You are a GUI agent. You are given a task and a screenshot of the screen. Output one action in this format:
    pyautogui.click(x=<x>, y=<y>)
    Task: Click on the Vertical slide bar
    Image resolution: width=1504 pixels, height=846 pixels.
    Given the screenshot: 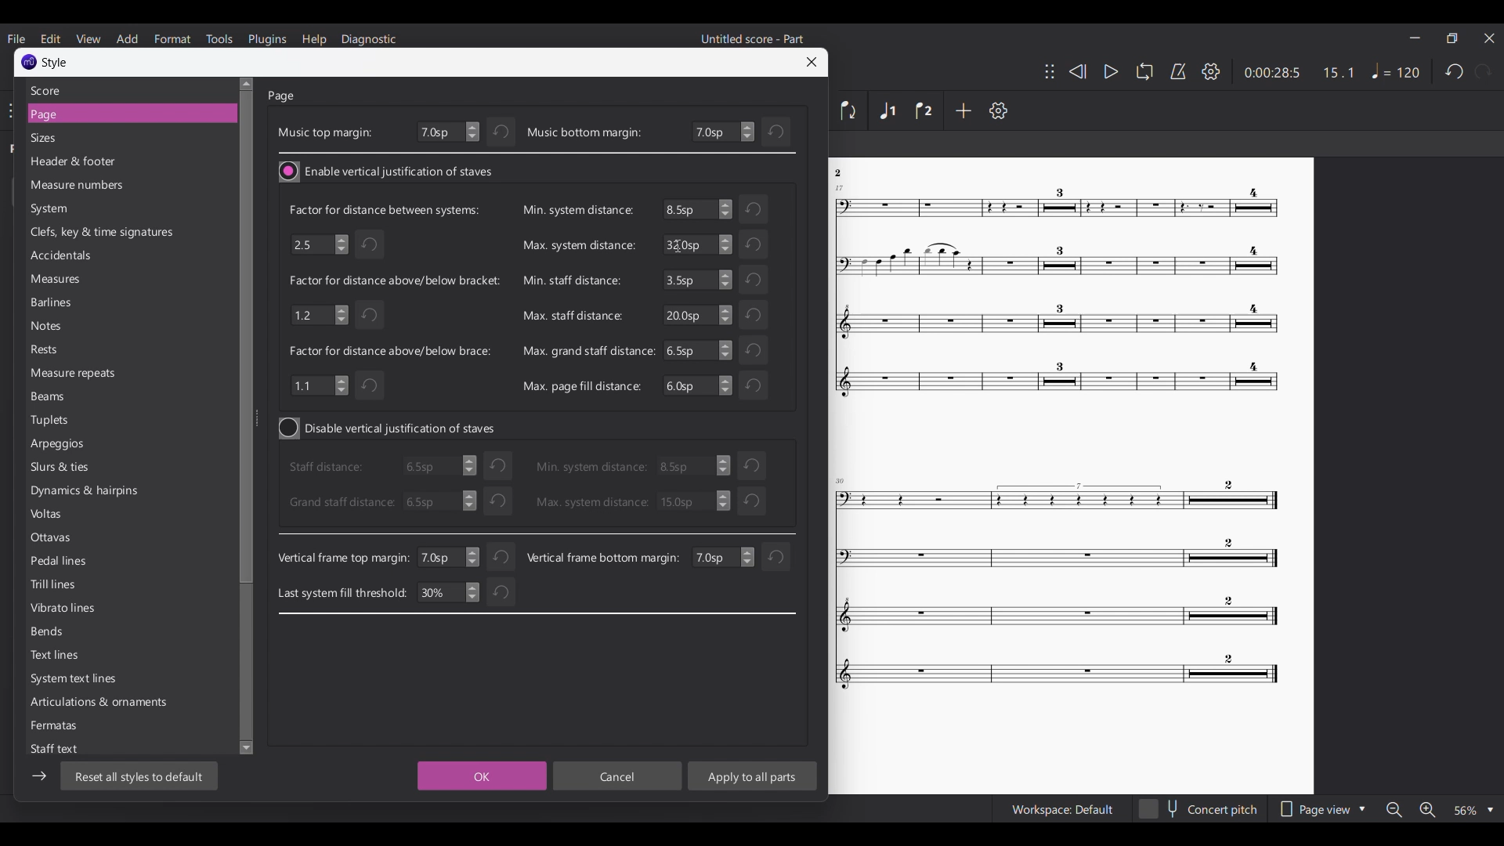 What is the action you would take?
    pyautogui.click(x=246, y=417)
    